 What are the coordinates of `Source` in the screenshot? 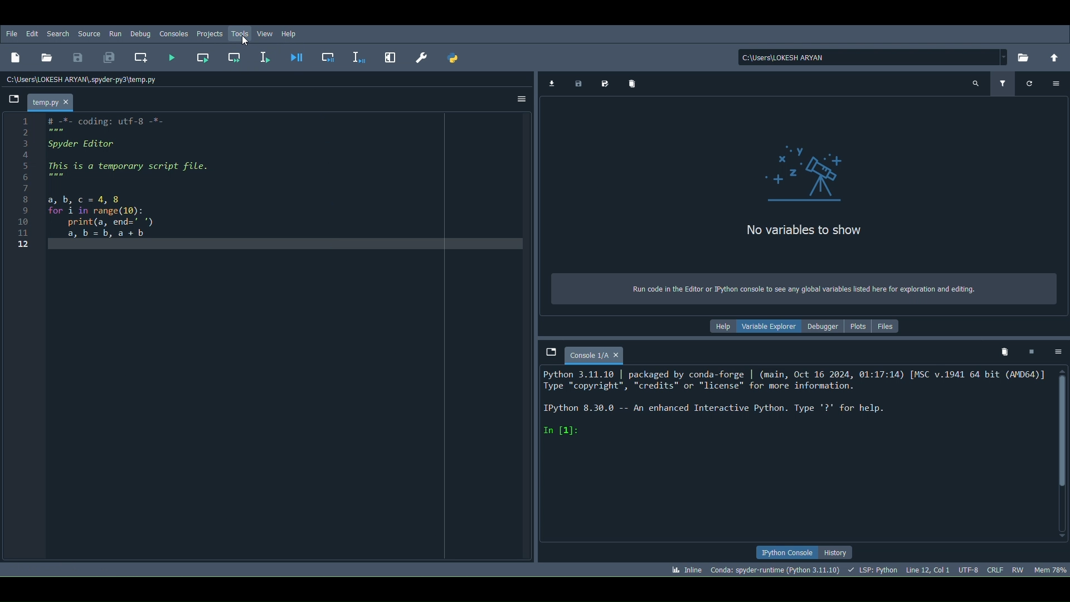 It's located at (91, 33).